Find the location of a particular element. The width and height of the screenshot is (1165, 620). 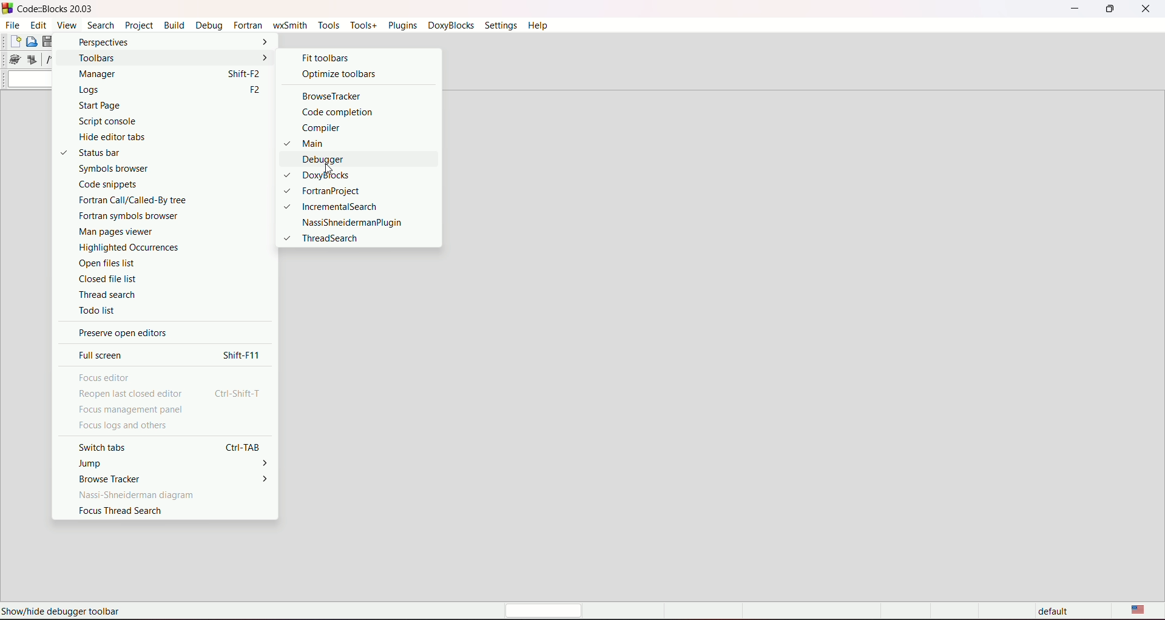

fit toolbars is located at coordinates (323, 57).